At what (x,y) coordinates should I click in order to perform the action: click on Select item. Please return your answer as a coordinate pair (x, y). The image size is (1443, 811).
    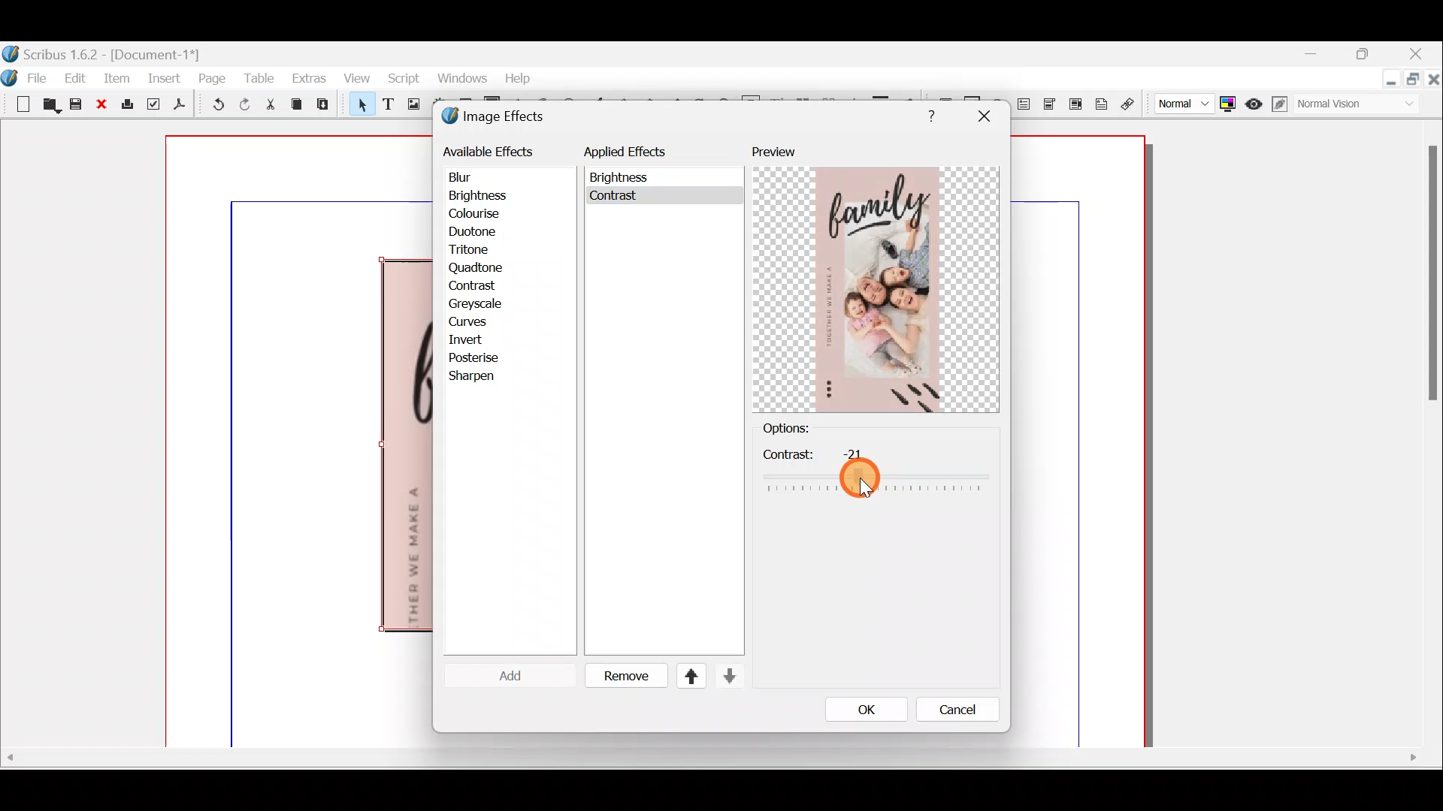
    Looking at the image, I should click on (358, 107).